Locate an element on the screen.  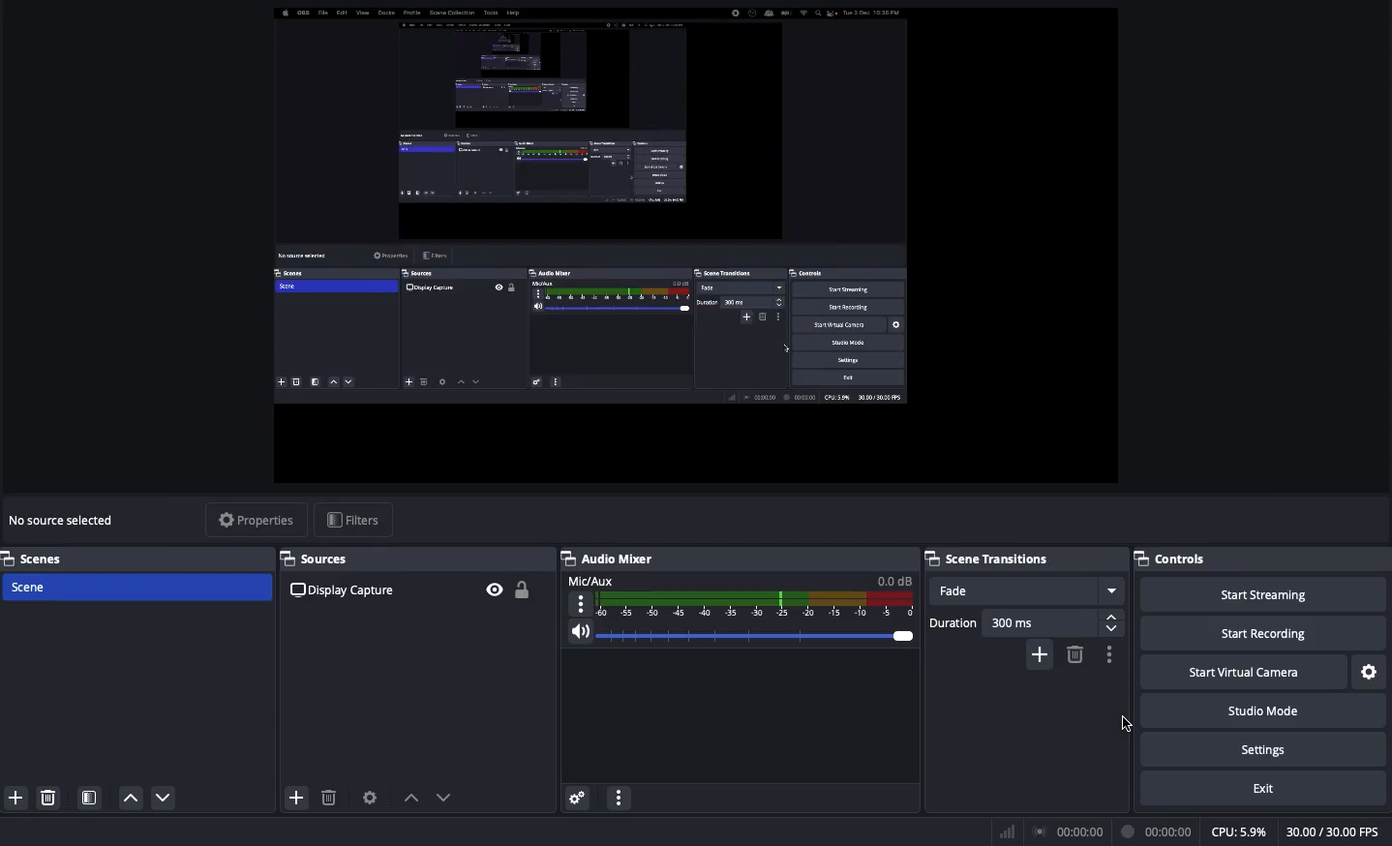
Settings is located at coordinates (1290, 749).